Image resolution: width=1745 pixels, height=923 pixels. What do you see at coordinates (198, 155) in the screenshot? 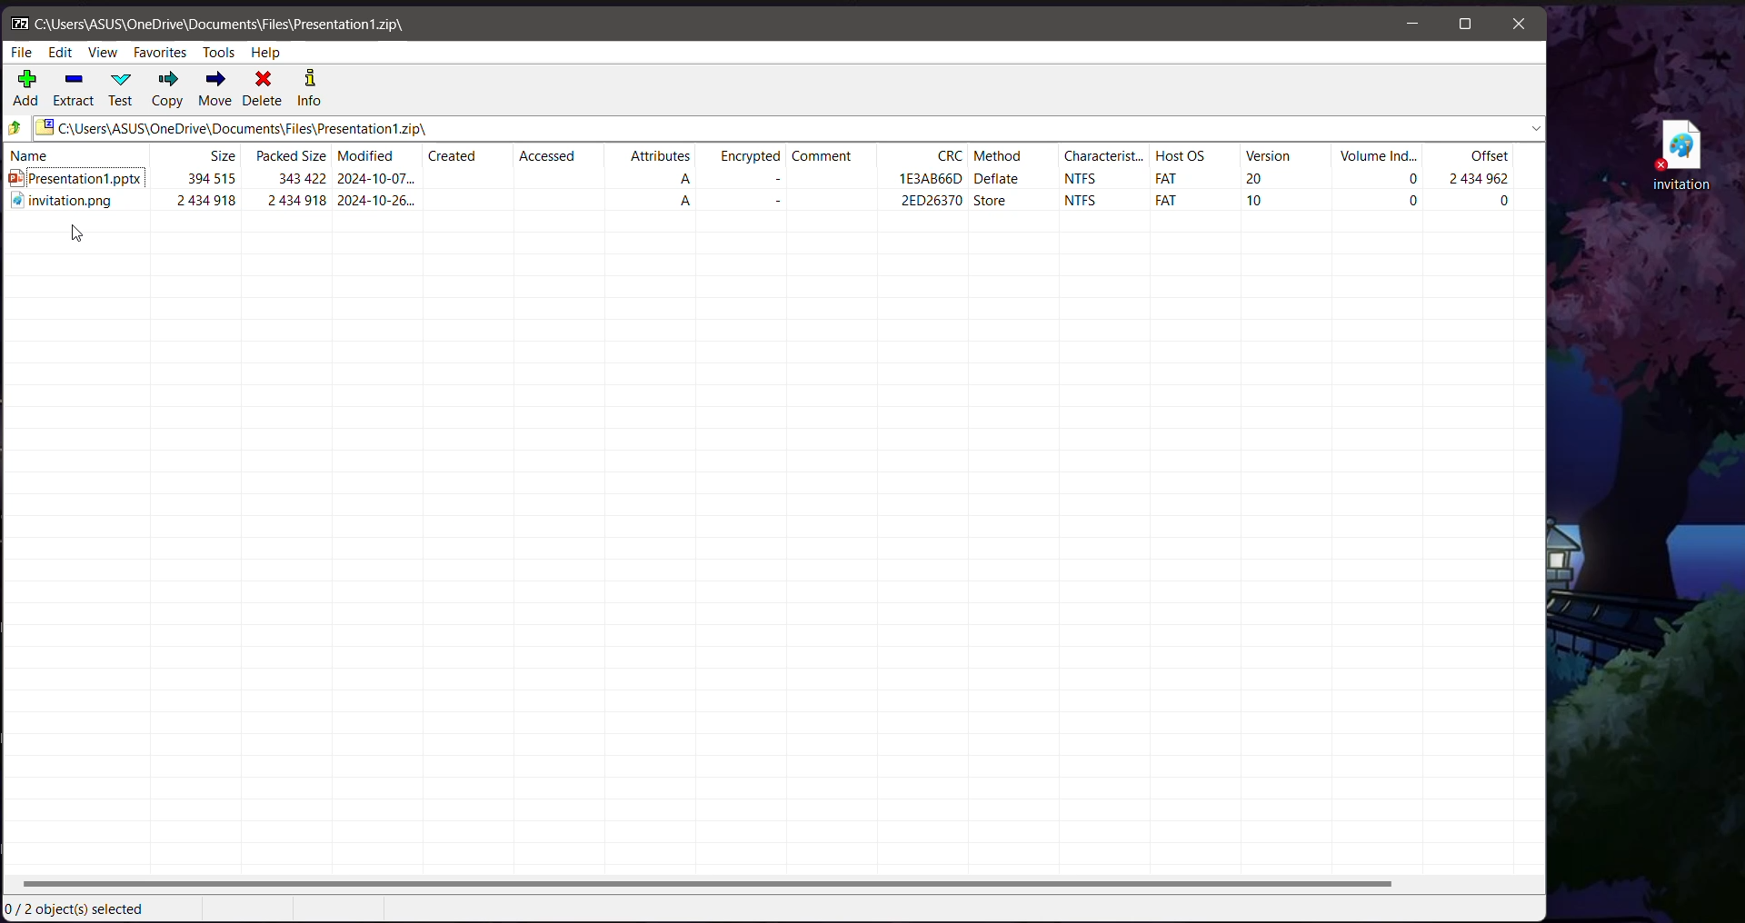
I see `Size` at bounding box center [198, 155].